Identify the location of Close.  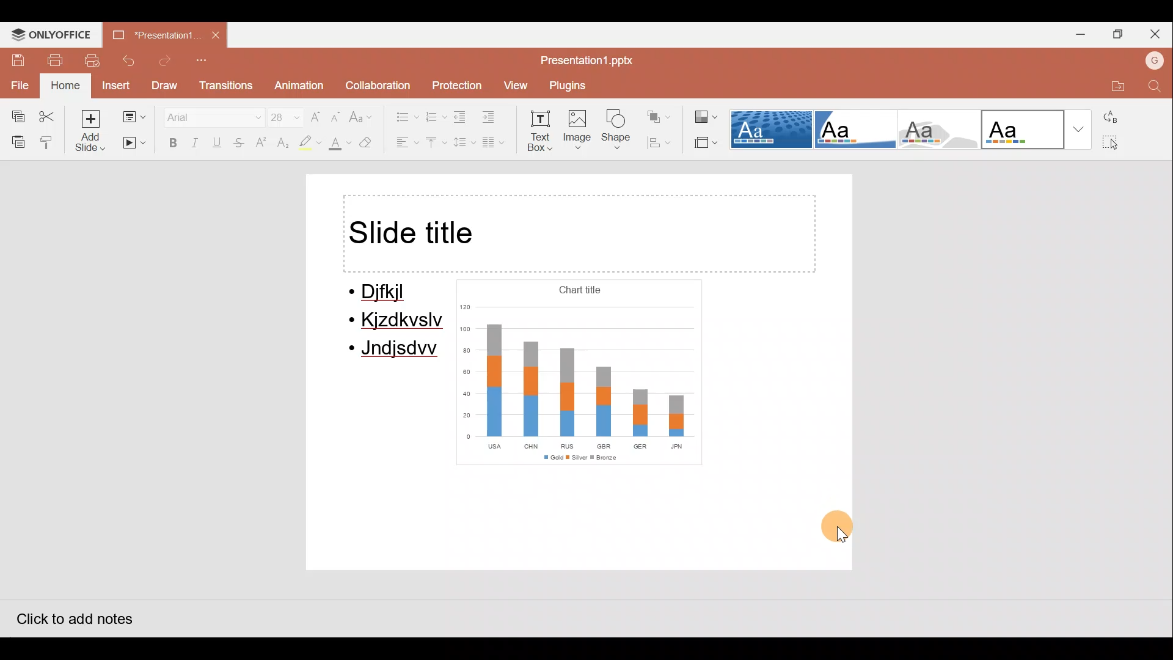
(1155, 32).